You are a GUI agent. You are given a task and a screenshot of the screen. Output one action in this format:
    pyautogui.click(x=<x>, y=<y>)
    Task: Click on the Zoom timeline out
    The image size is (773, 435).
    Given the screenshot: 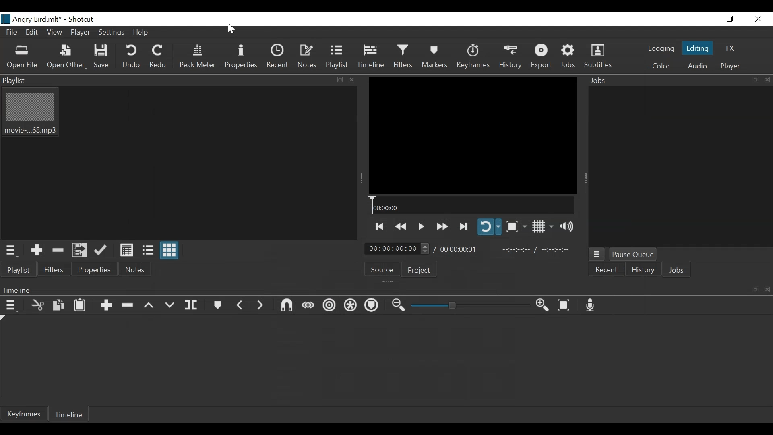 What is the action you would take?
    pyautogui.click(x=397, y=306)
    